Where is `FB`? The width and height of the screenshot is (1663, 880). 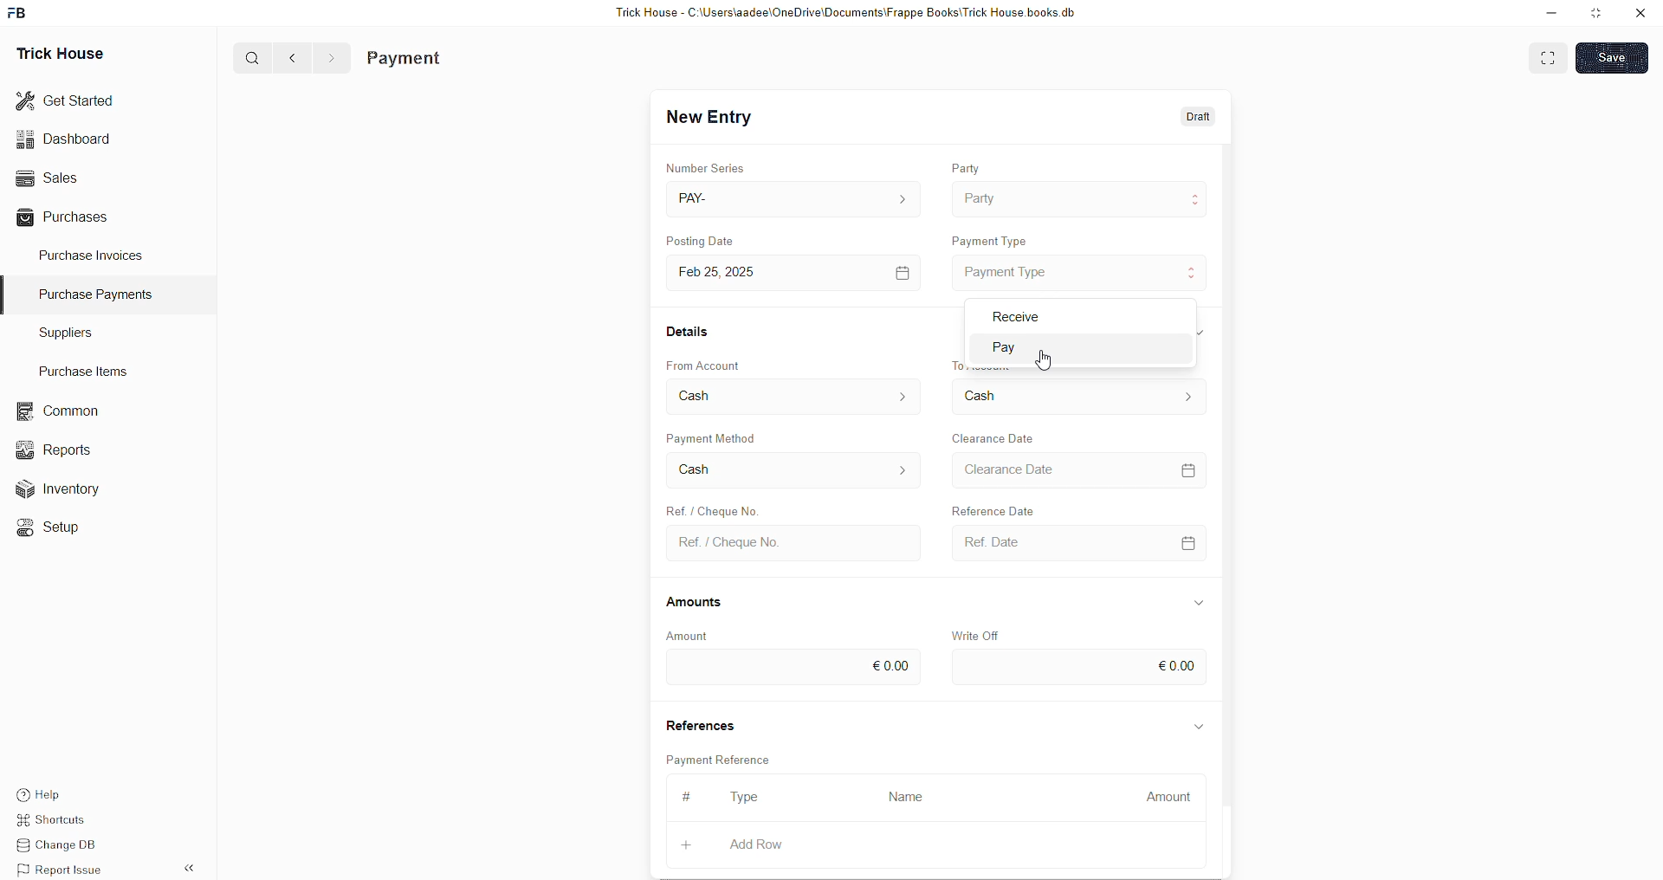
FB is located at coordinates (20, 11).